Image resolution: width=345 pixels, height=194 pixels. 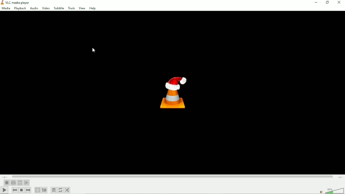 I want to click on Elapsed time, so click(x=4, y=177).